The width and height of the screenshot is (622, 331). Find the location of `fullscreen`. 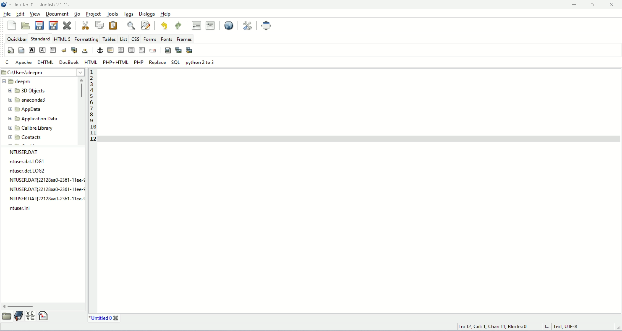

fullscreen is located at coordinates (267, 25).